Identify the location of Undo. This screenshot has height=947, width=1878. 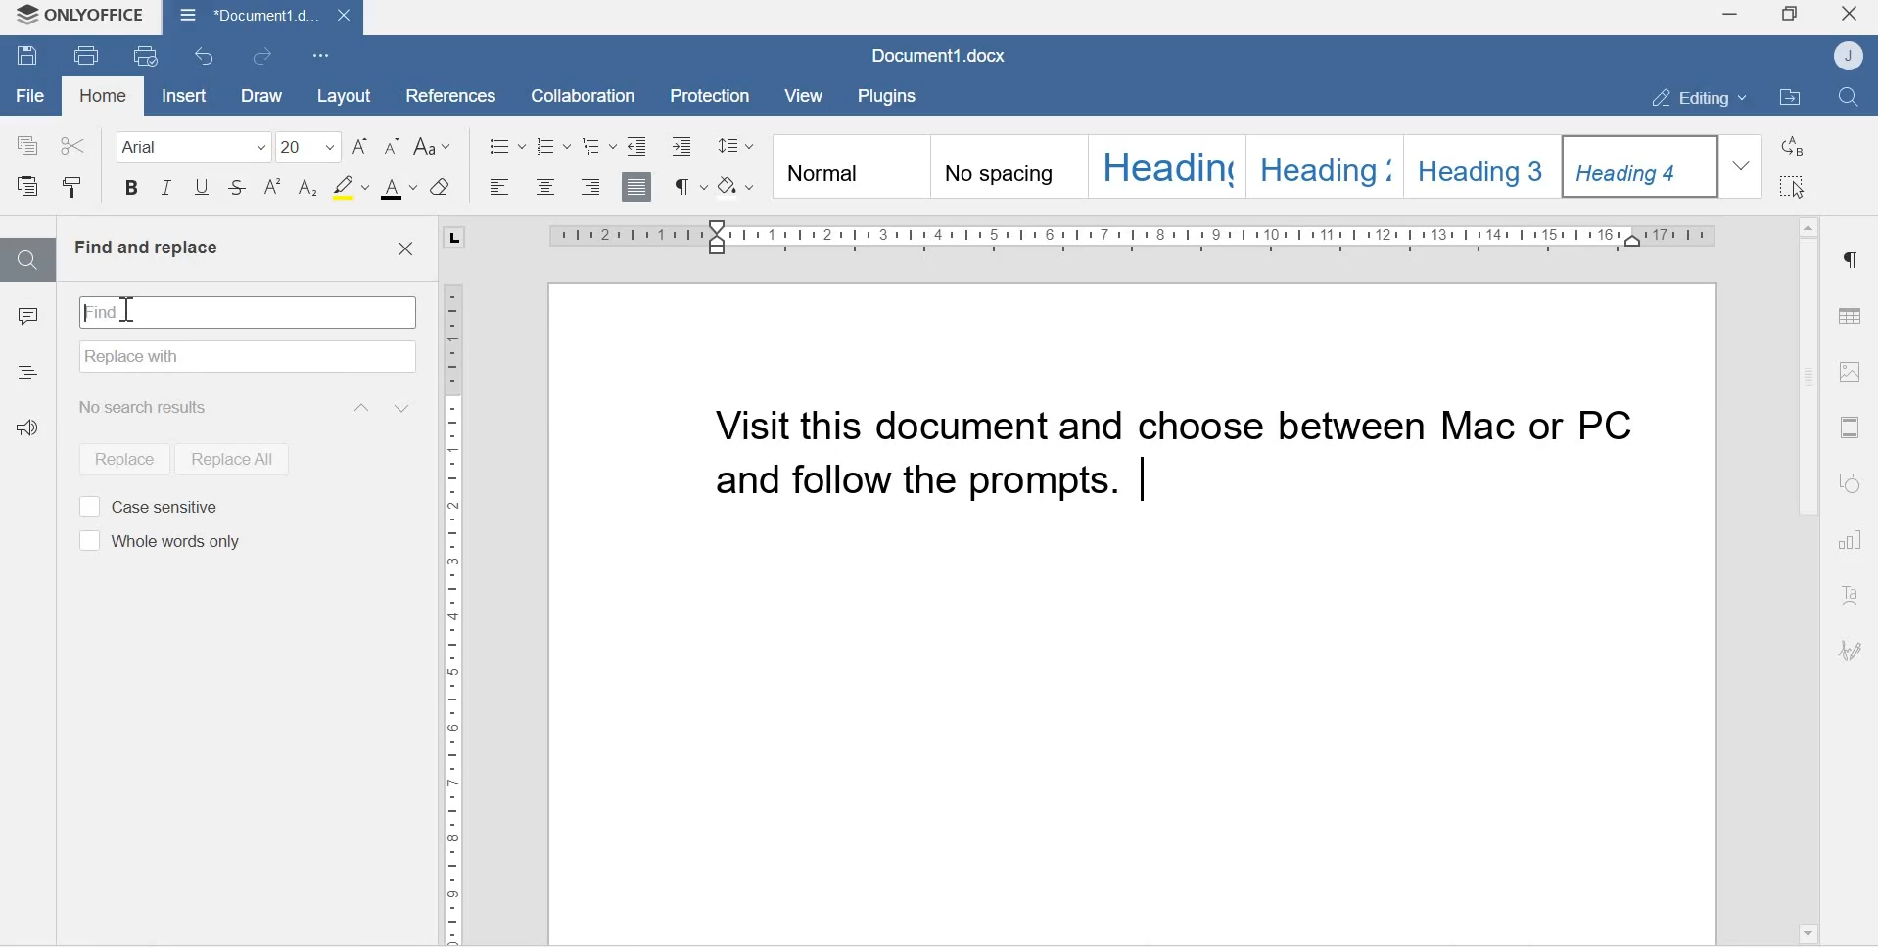
(208, 56).